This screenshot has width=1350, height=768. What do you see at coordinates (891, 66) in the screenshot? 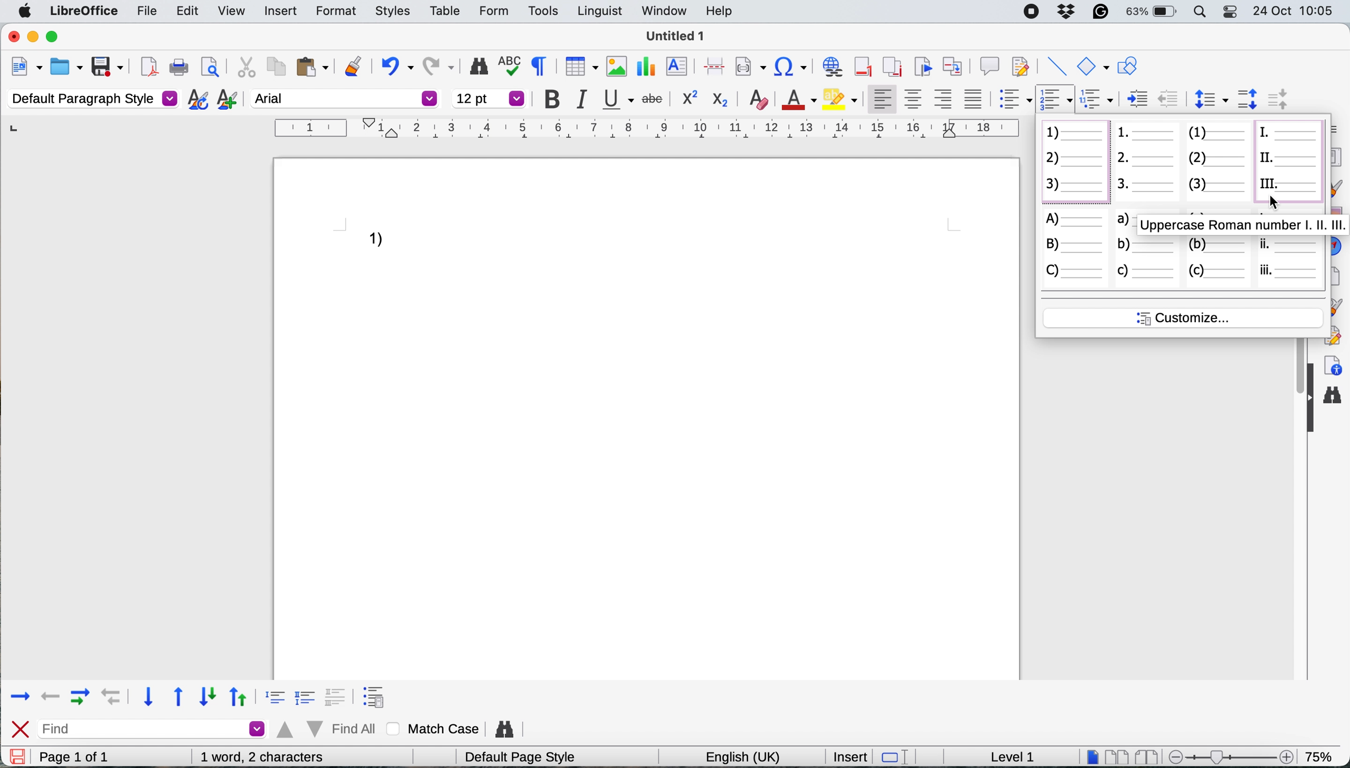
I see `insert endnote` at bounding box center [891, 66].